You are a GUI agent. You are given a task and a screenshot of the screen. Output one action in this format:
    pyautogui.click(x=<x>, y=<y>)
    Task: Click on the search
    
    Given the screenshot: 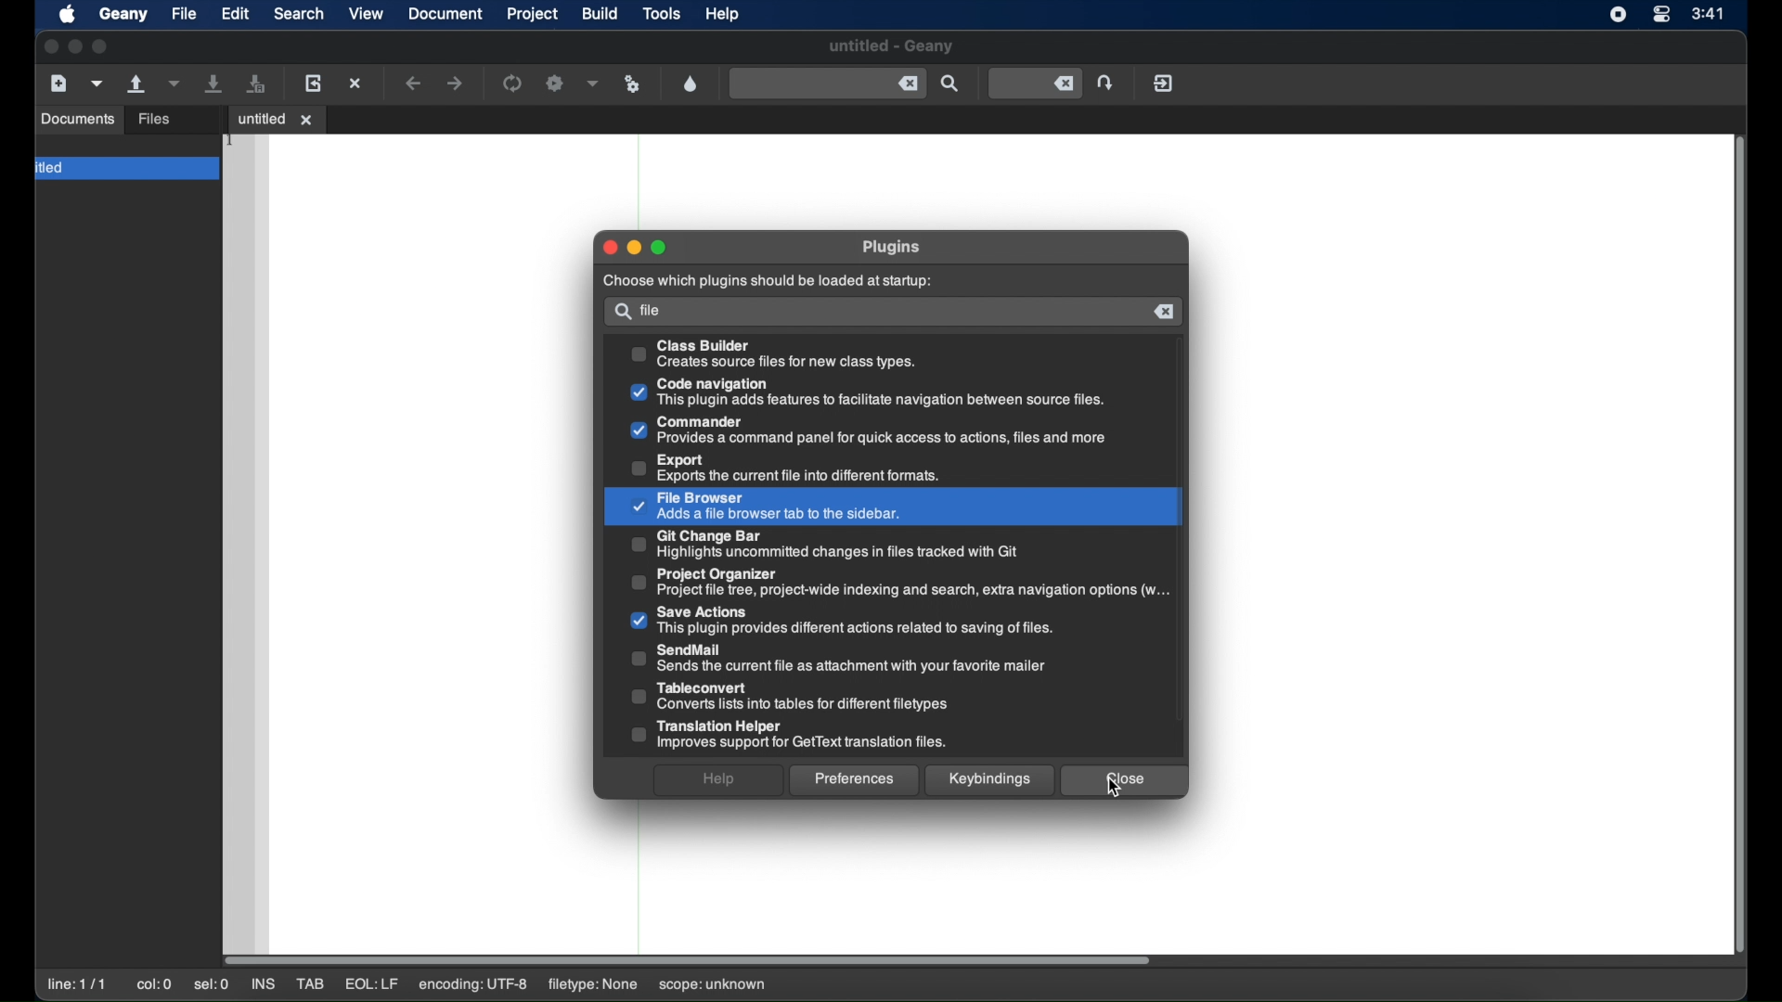 What is the action you would take?
    pyautogui.click(x=299, y=14)
    